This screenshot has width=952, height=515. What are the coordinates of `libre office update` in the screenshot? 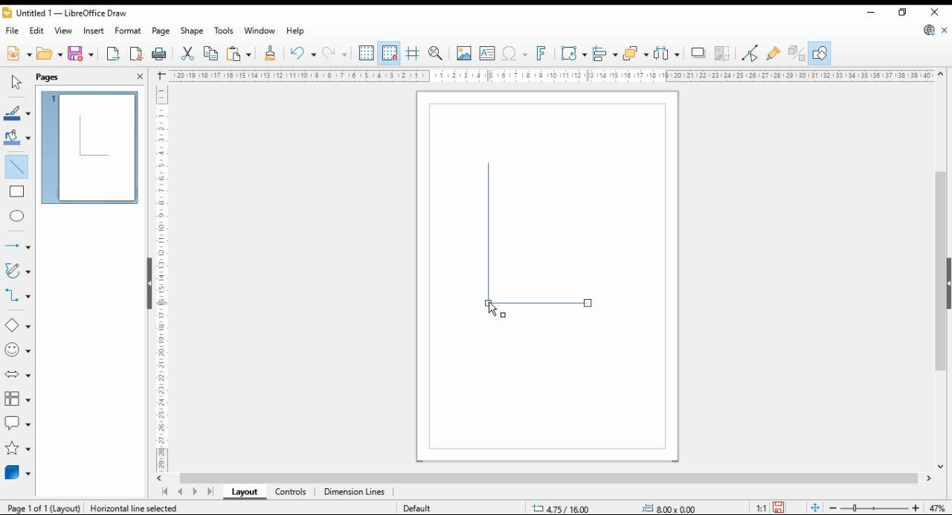 It's located at (930, 31).